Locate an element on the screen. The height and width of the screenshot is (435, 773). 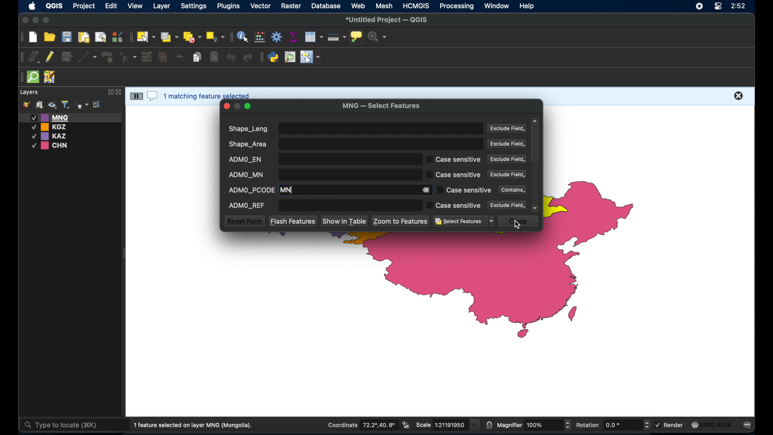
vector is located at coordinates (261, 6).